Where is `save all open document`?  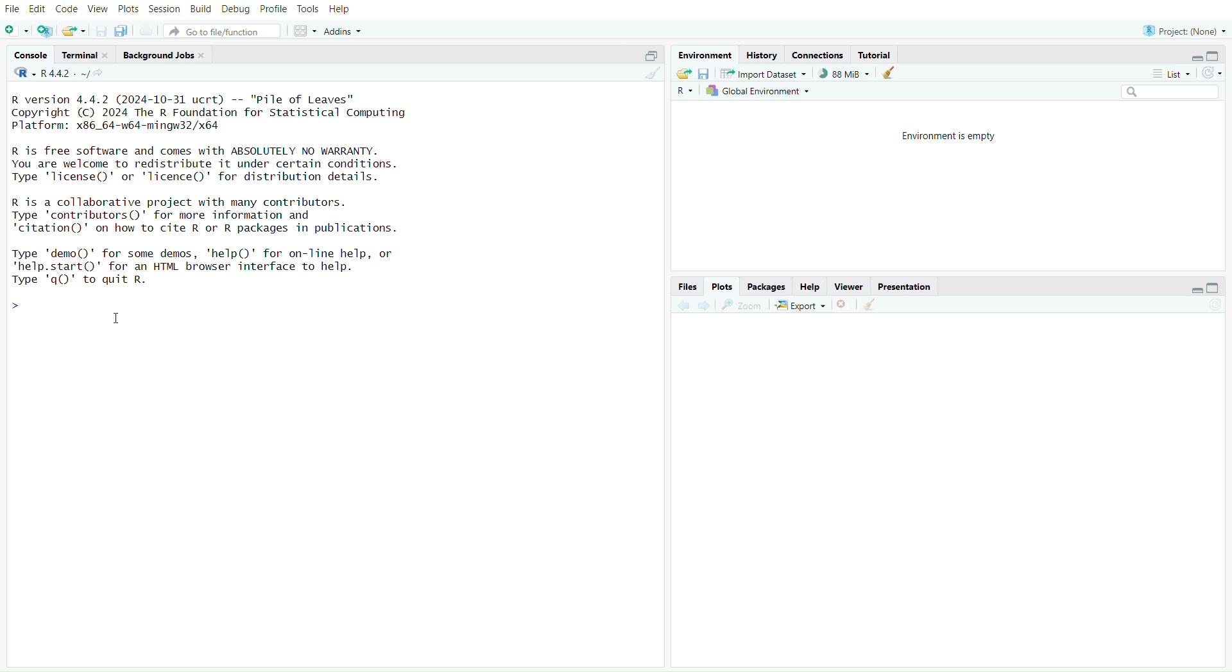
save all open document is located at coordinates (121, 31).